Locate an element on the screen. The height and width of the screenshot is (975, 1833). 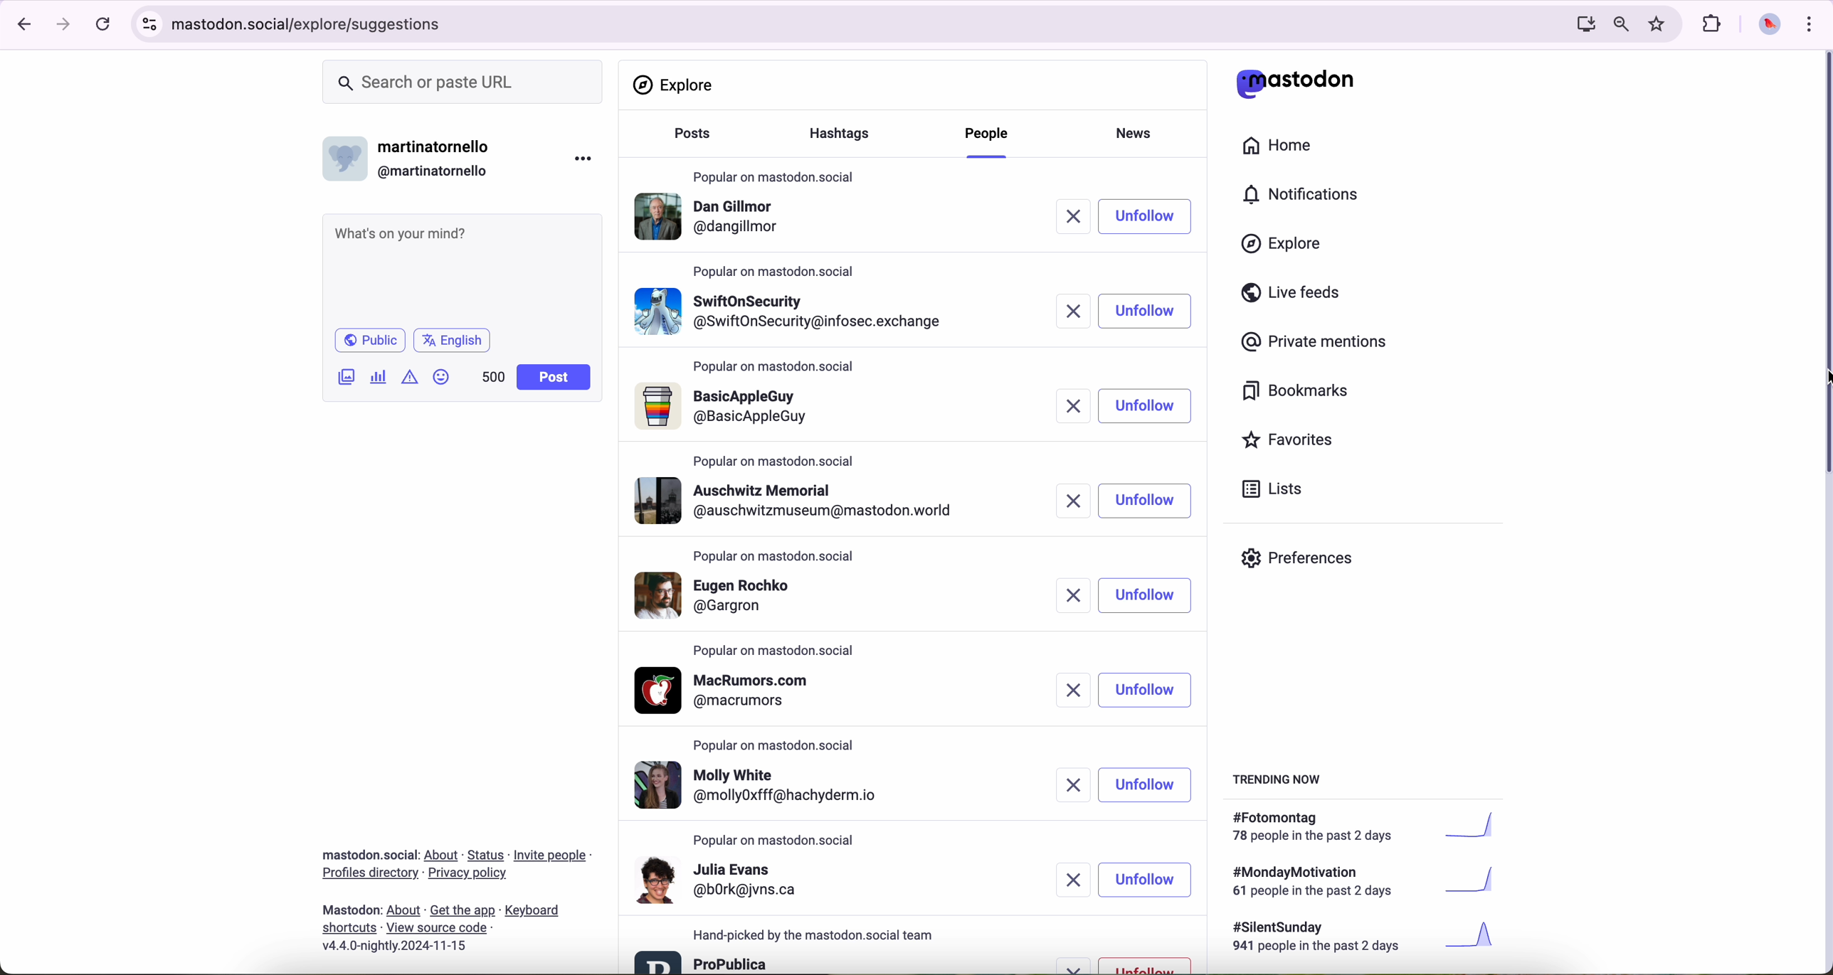
popular is located at coordinates (774, 461).